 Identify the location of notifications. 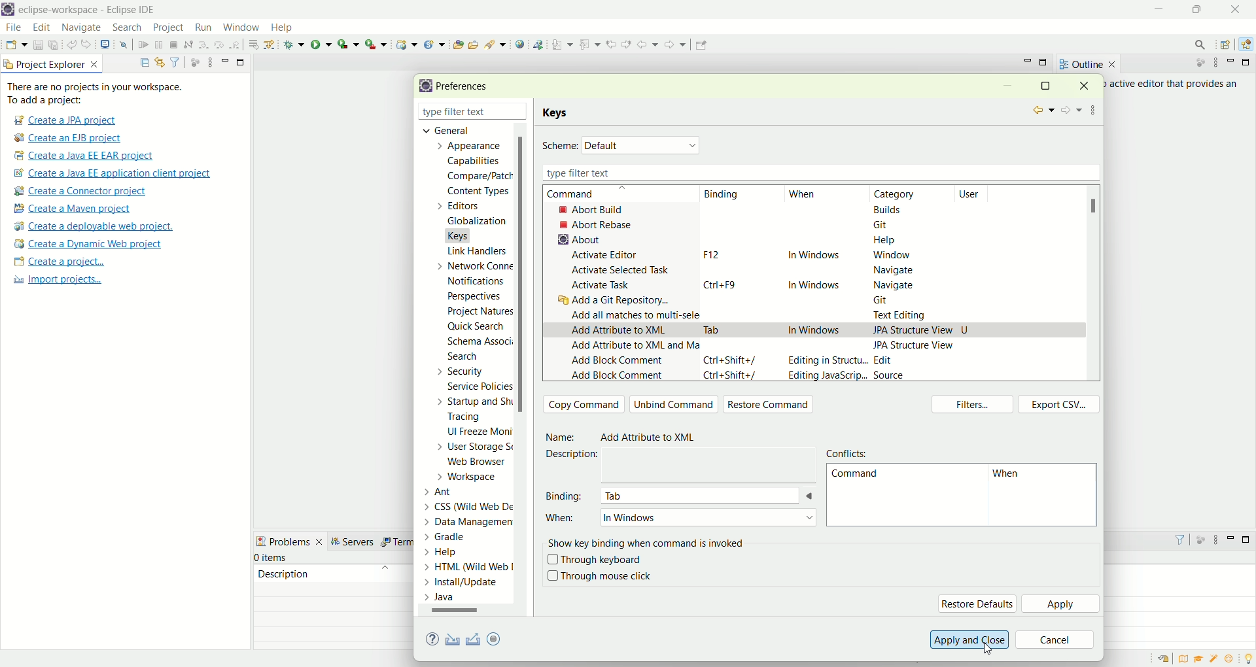
(480, 281).